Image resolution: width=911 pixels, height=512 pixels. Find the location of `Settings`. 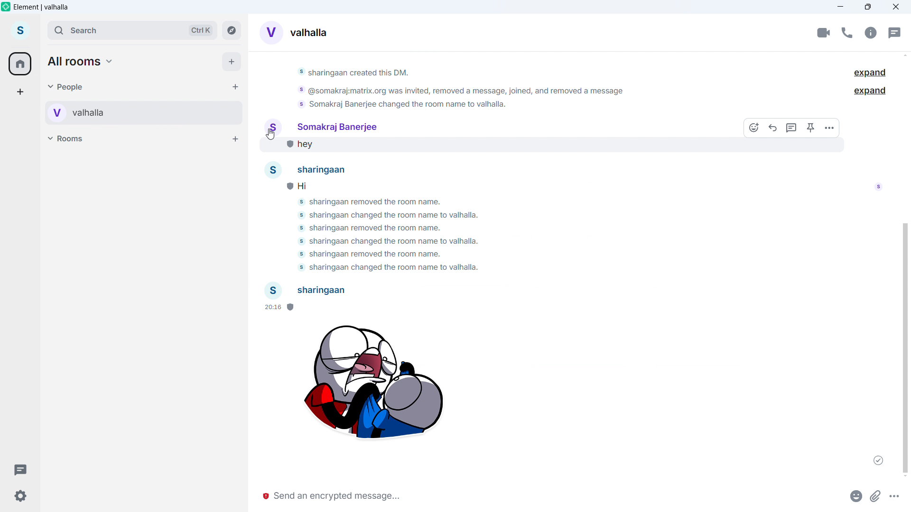

Settings is located at coordinates (18, 498).